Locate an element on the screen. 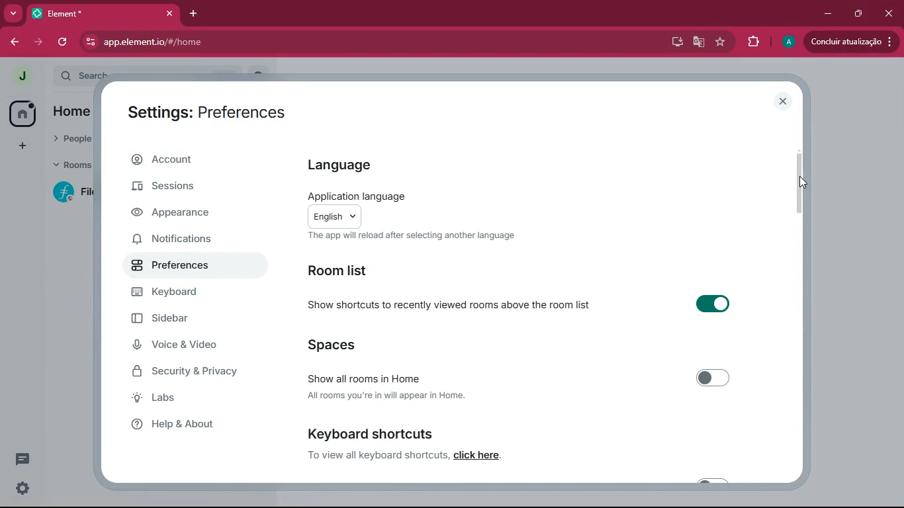 The height and width of the screenshot is (508, 904). favourite is located at coordinates (723, 44).